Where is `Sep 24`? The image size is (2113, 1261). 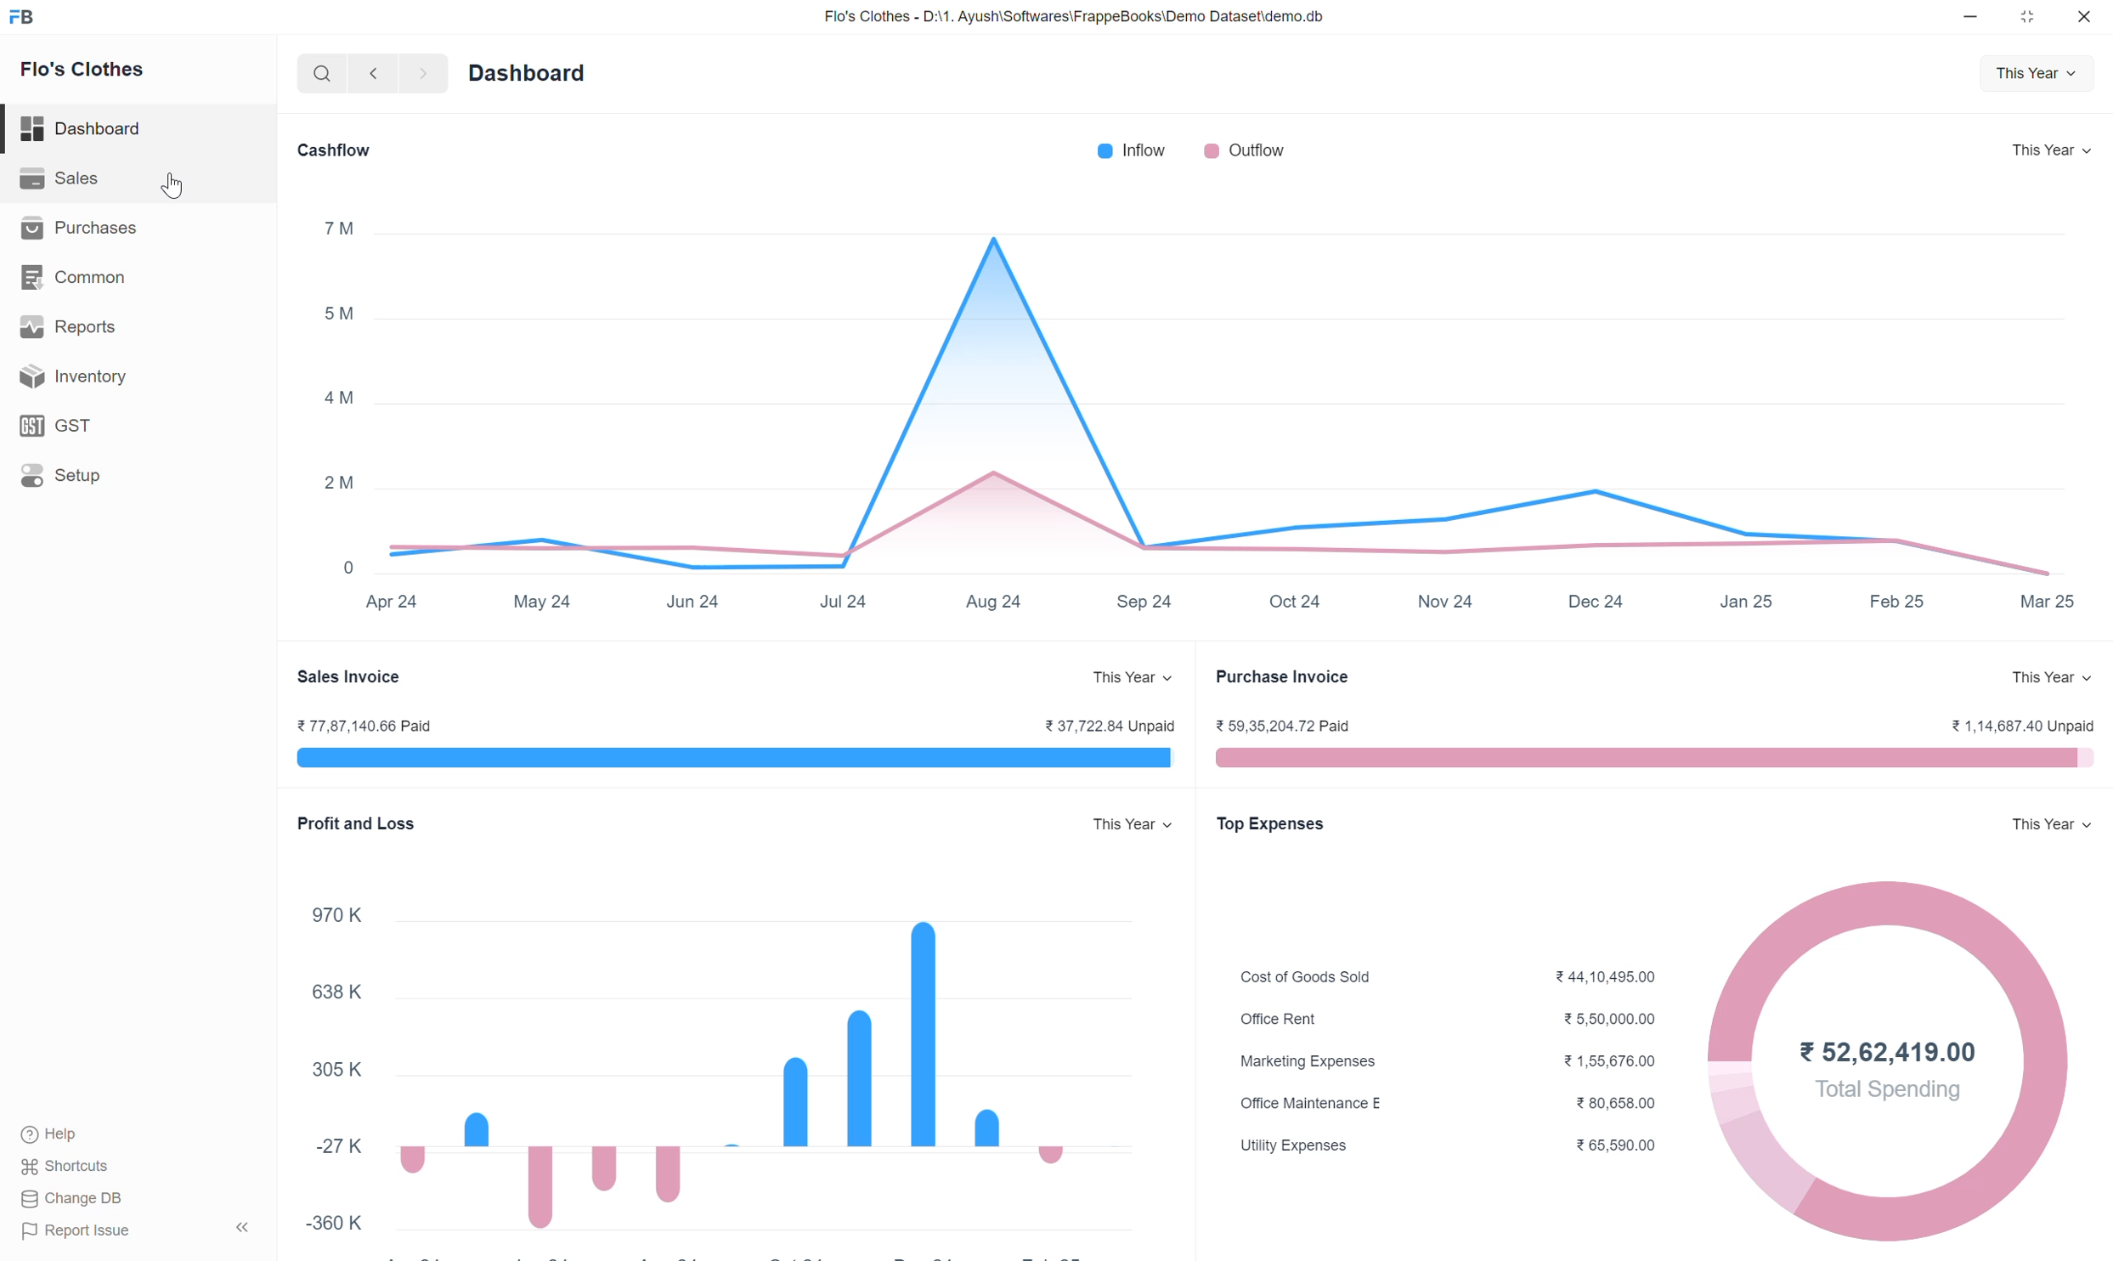 Sep 24 is located at coordinates (1147, 602).